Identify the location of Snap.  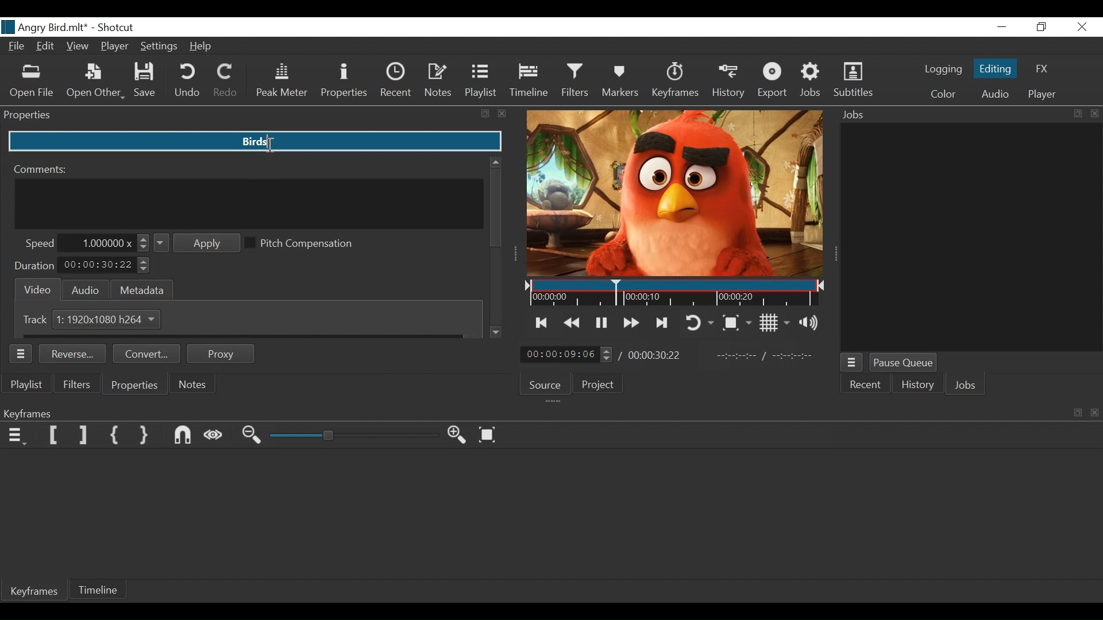
(184, 436).